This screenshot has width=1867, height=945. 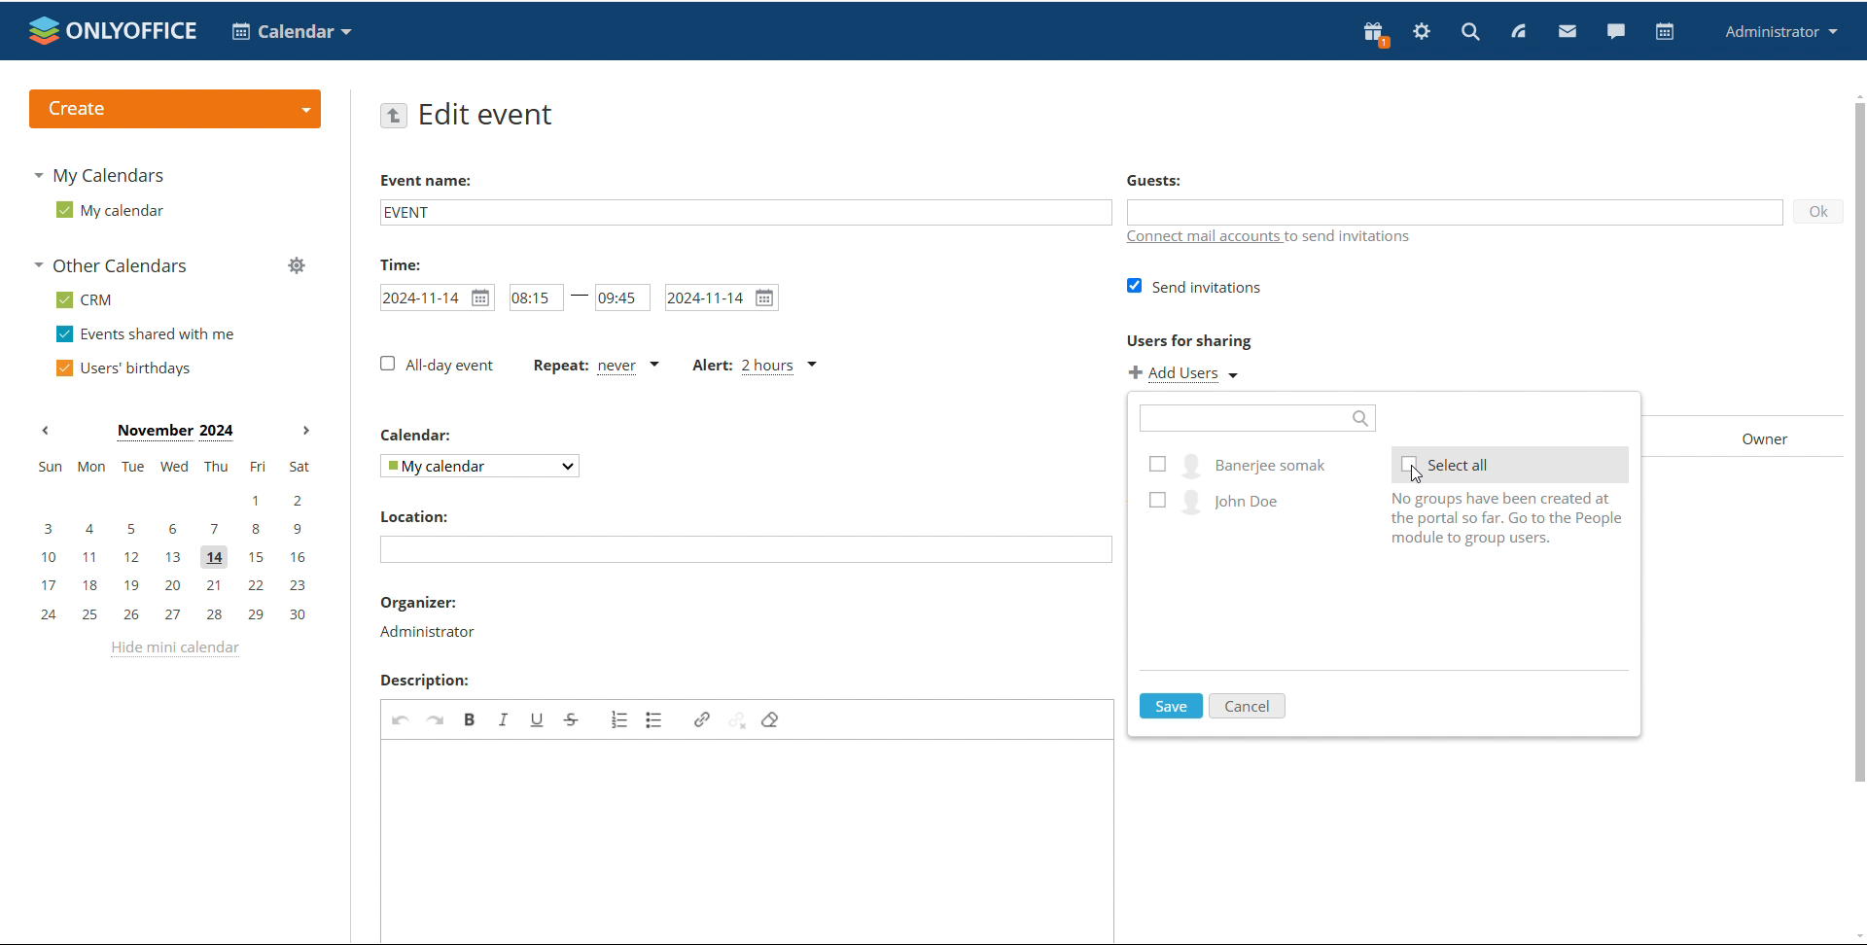 What do you see at coordinates (437, 297) in the screenshot?
I see `set start date` at bounding box center [437, 297].